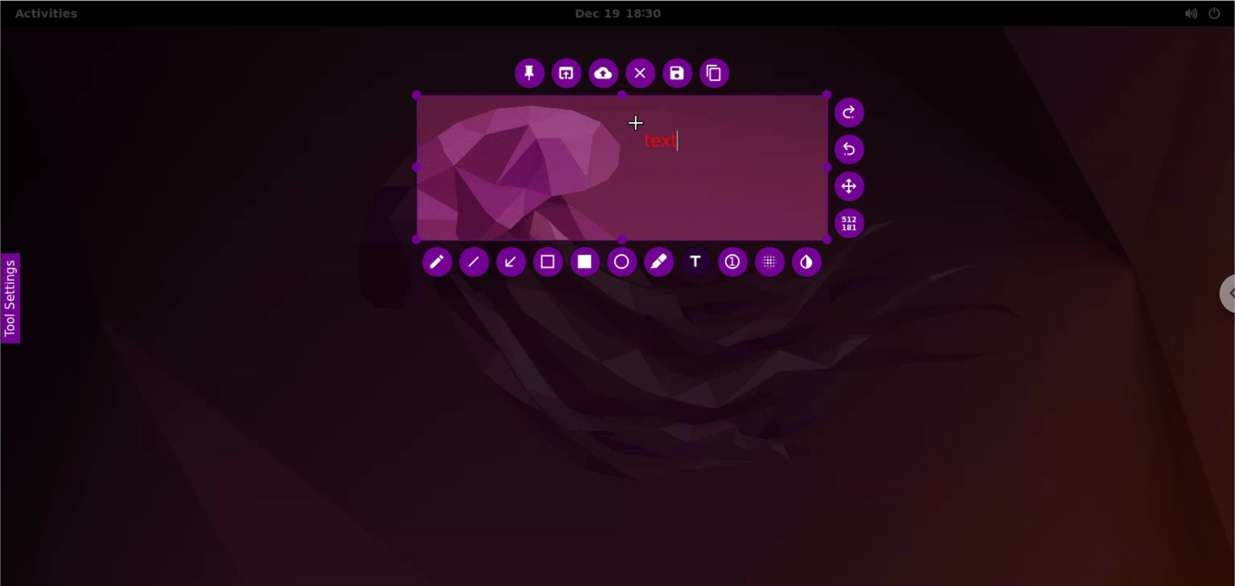  I want to click on text markup, so click(664, 142).